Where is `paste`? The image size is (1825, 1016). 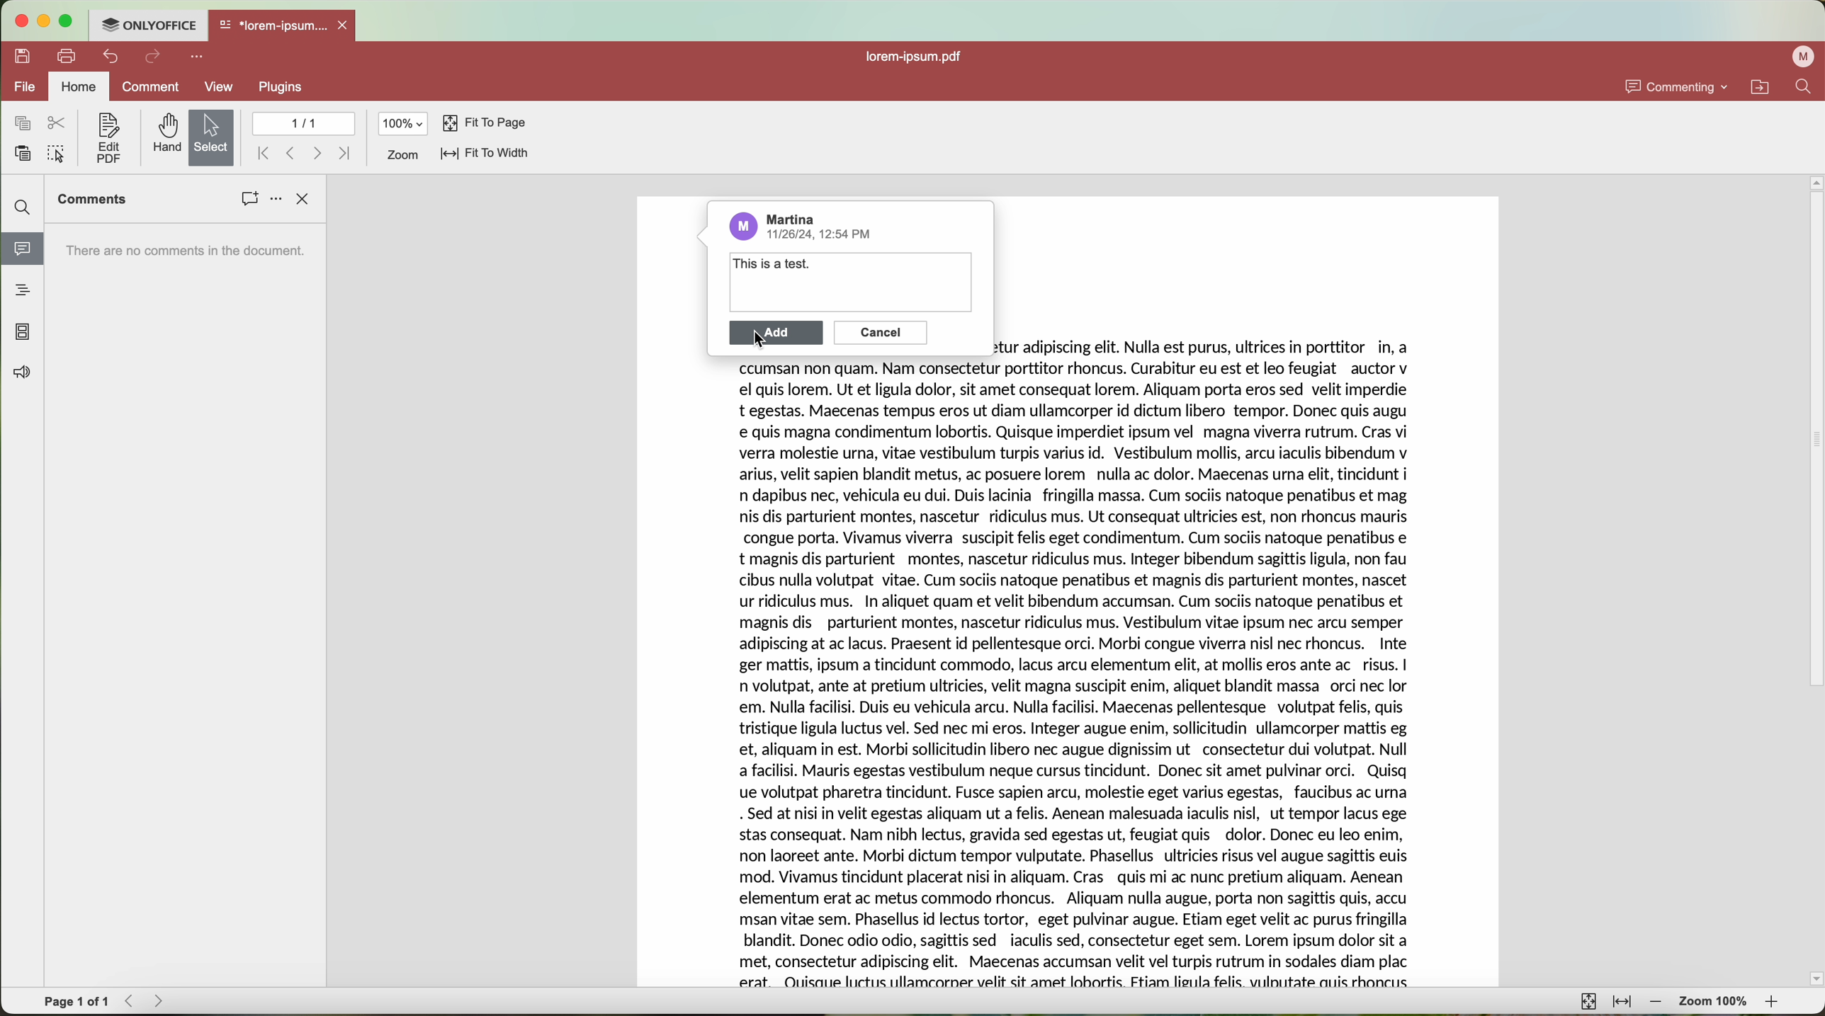 paste is located at coordinates (24, 152).